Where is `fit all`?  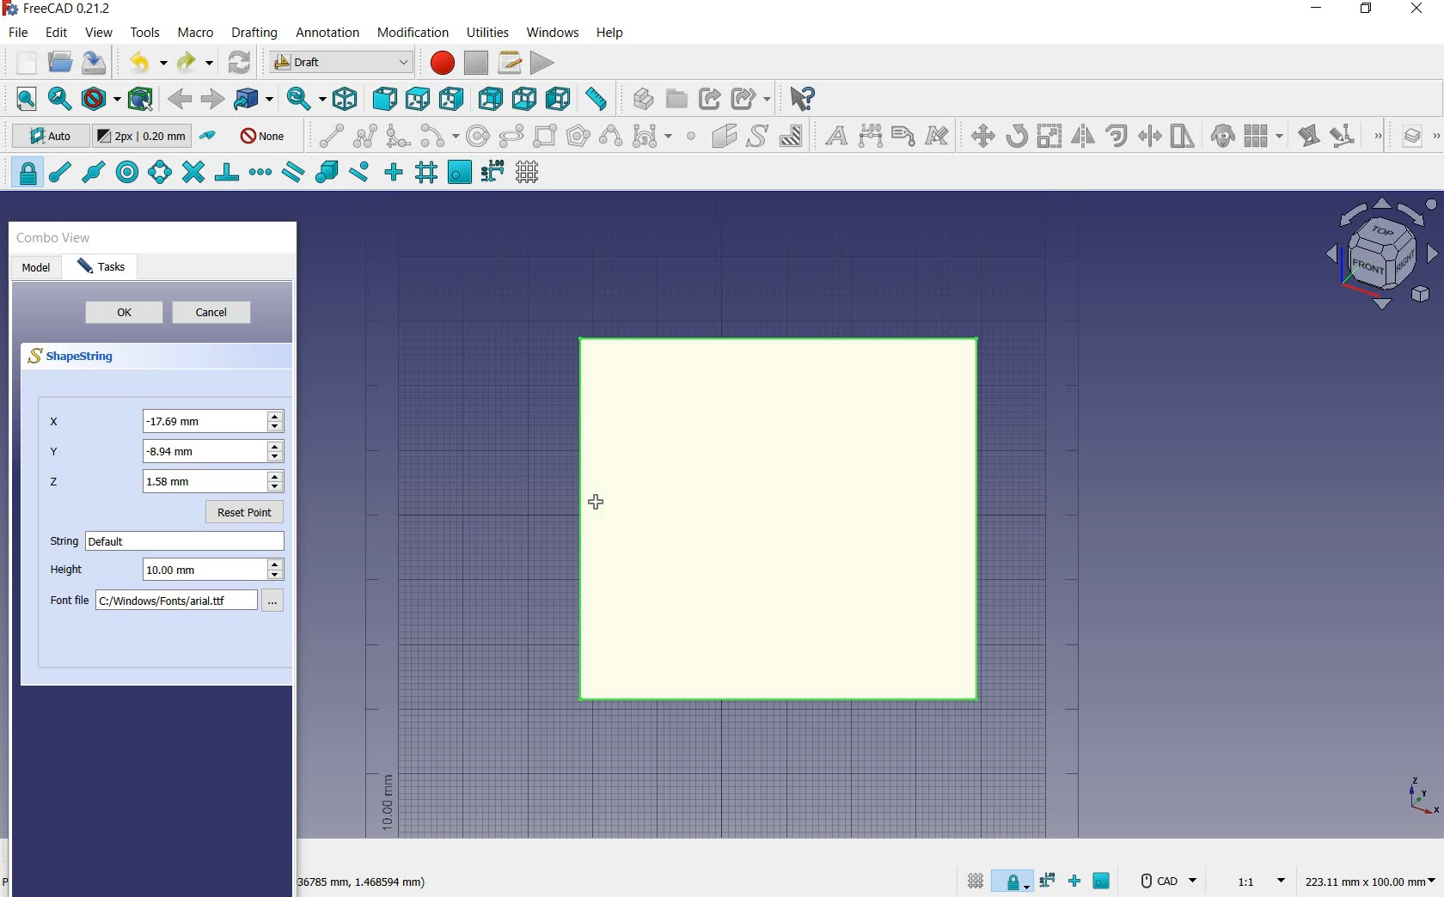 fit all is located at coordinates (22, 100).